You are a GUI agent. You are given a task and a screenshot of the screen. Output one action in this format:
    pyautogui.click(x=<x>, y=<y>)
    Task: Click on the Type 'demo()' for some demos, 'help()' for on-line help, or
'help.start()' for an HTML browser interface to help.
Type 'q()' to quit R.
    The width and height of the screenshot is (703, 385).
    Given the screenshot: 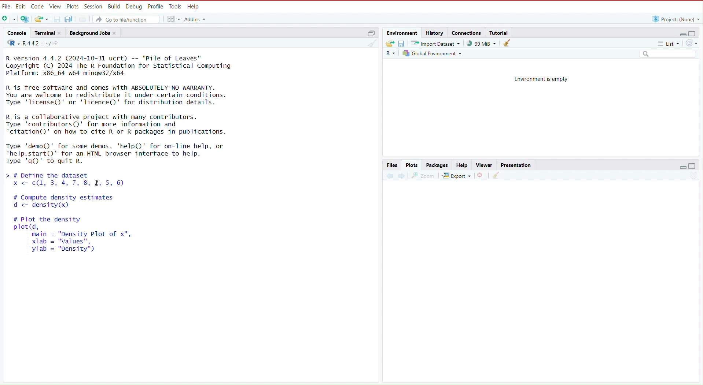 What is the action you would take?
    pyautogui.click(x=121, y=153)
    